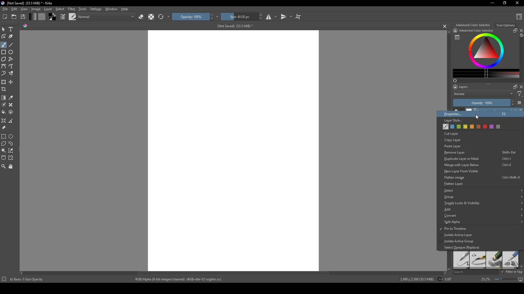 Image resolution: width=524 pixels, height=294 pixels. What do you see at coordinates (4, 74) in the screenshot?
I see `dynamic brush` at bounding box center [4, 74].